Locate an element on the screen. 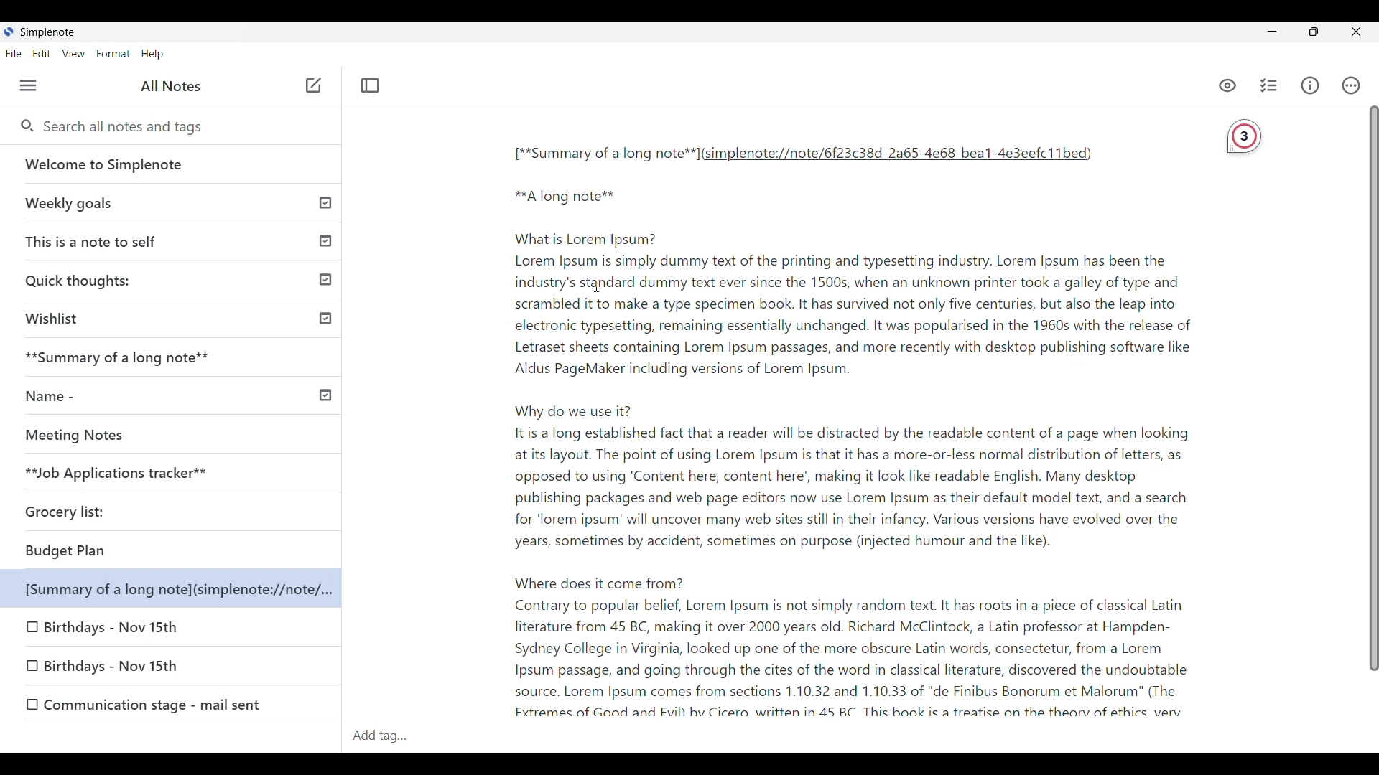  Close interface is located at coordinates (1355, 32).